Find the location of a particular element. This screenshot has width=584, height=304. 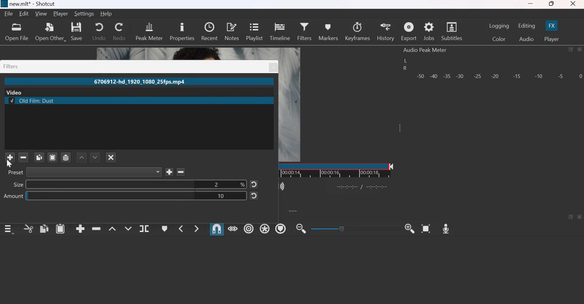

Add a filter is located at coordinates (10, 157).